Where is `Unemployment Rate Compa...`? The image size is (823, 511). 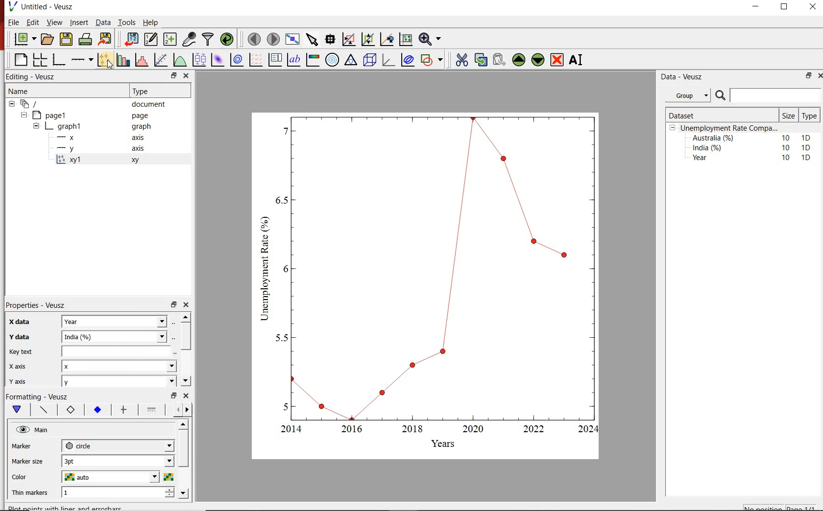 Unemployment Rate Compa... is located at coordinates (730, 128).